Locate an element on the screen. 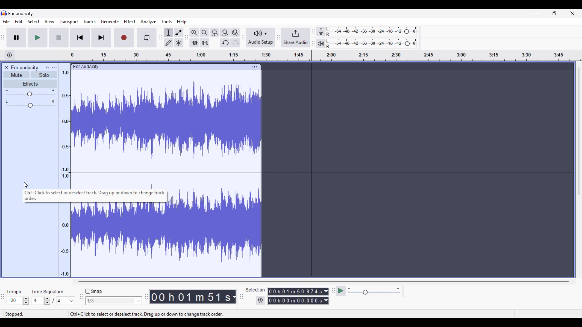 Image resolution: width=582 pixels, height=327 pixels. Indicates selection duration settings is located at coordinates (255, 290).